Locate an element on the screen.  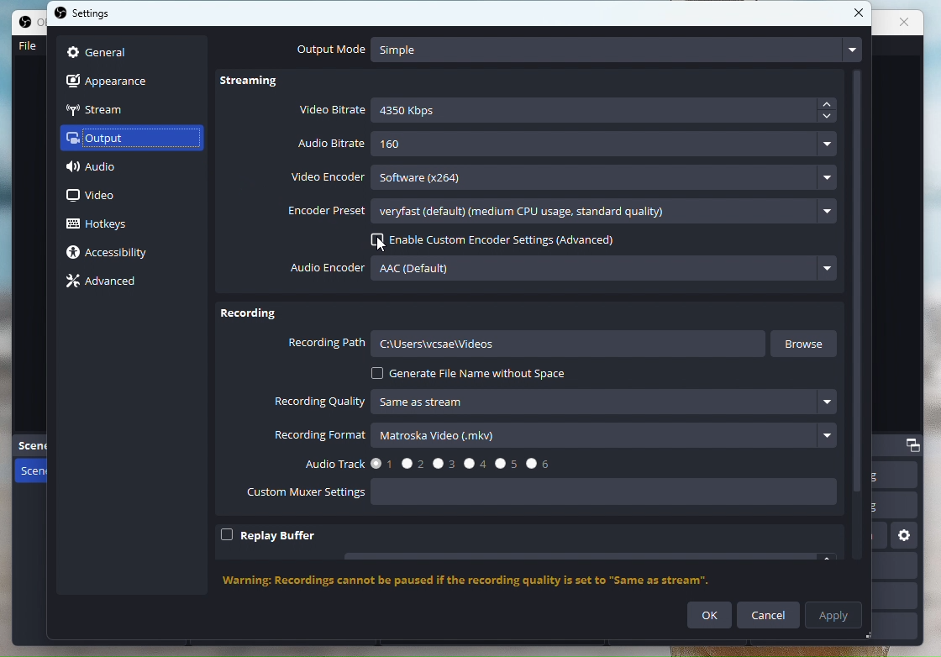
Hotkeys is located at coordinates (103, 226).